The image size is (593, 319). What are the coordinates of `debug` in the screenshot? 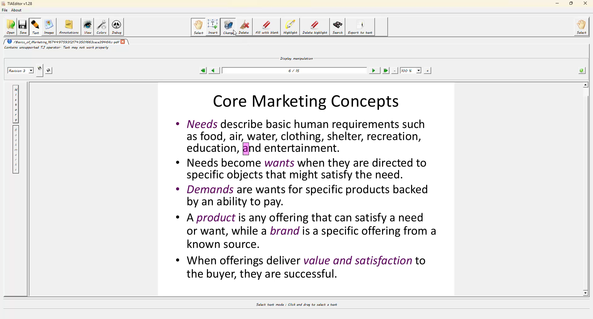 It's located at (116, 28).